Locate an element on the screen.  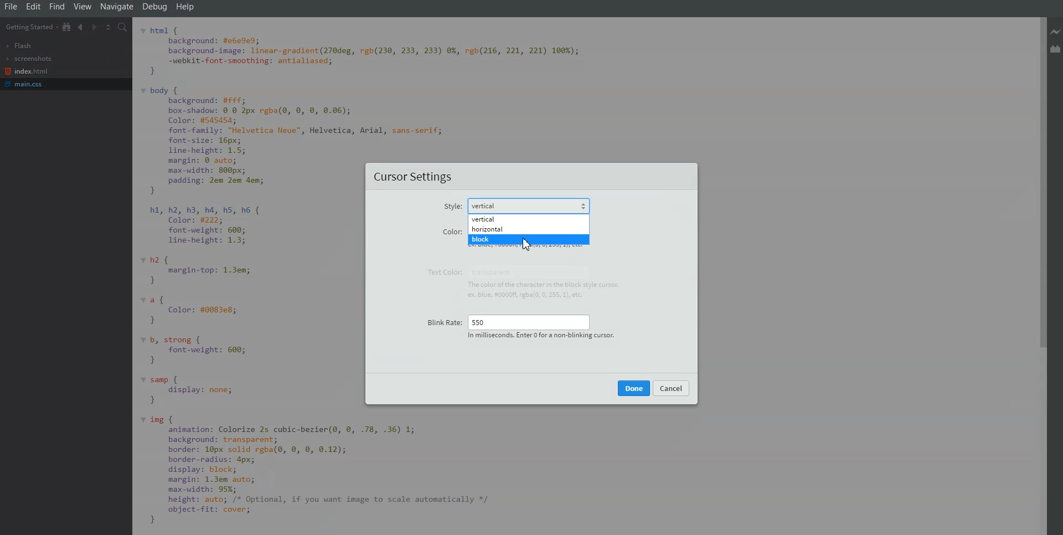
Getting Started is located at coordinates (30, 27).